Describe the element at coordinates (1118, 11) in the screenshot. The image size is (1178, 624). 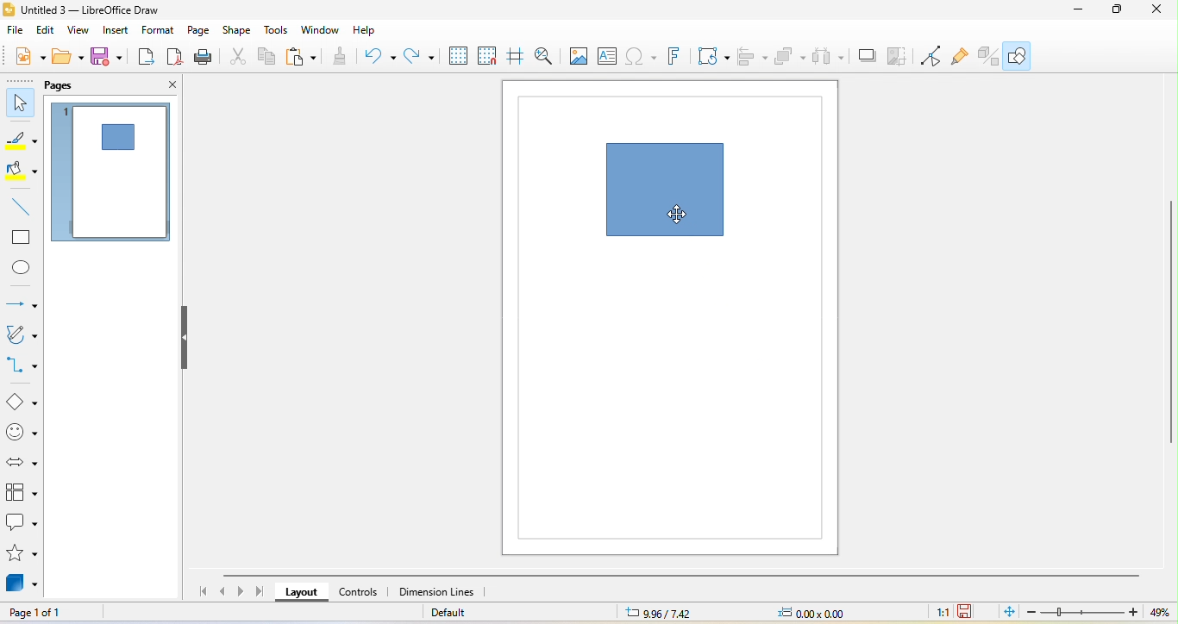
I see `maximize` at that location.